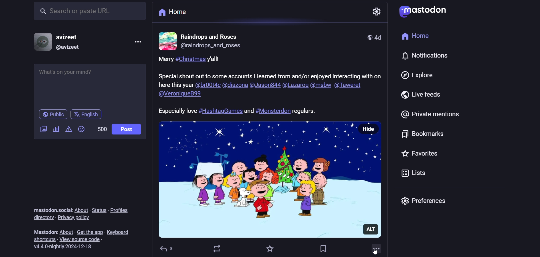 The width and height of the screenshot is (540, 257). Describe the element at coordinates (413, 173) in the screenshot. I see `lists` at that location.